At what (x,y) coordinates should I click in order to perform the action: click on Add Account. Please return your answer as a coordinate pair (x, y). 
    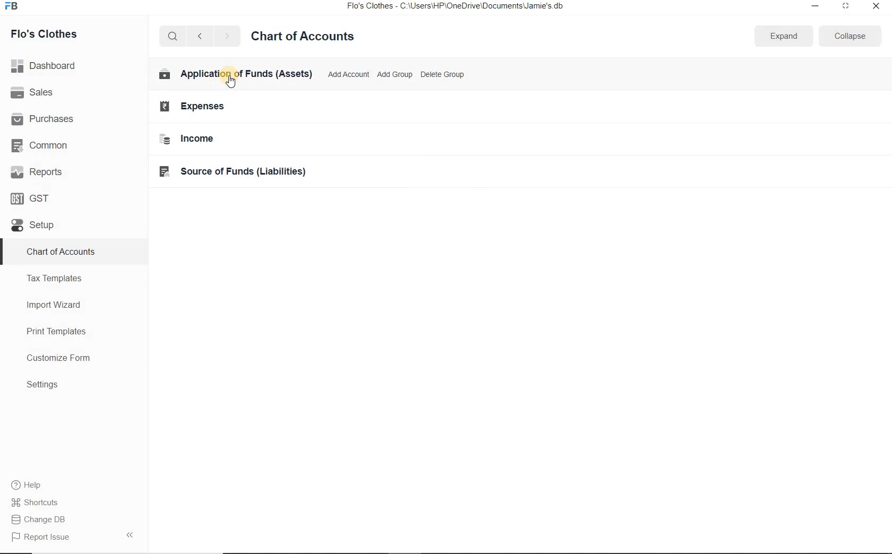
    Looking at the image, I should click on (349, 75).